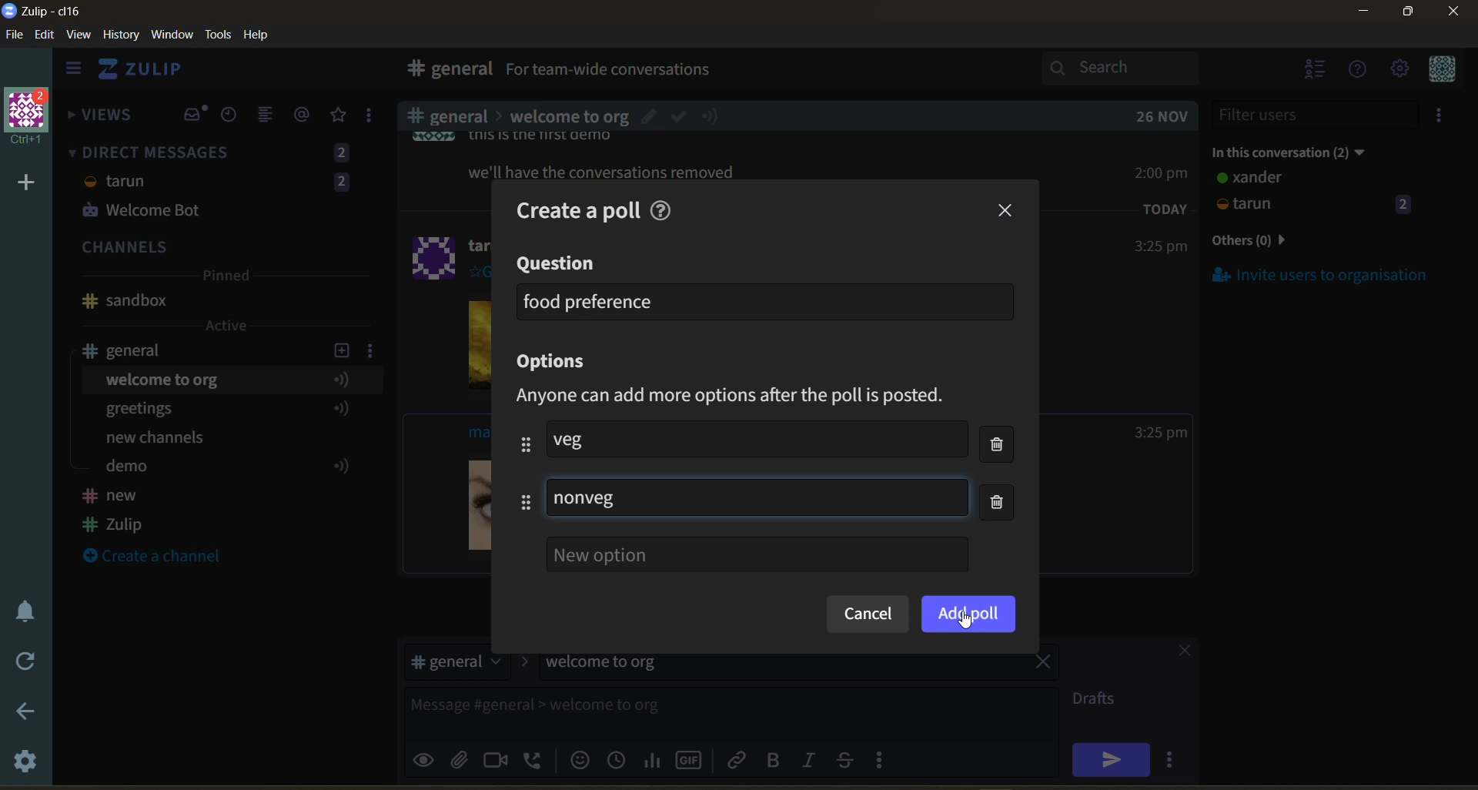 This screenshot has height=790, width=1478. Describe the element at coordinates (1321, 274) in the screenshot. I see `invite users to organisation` at that location.